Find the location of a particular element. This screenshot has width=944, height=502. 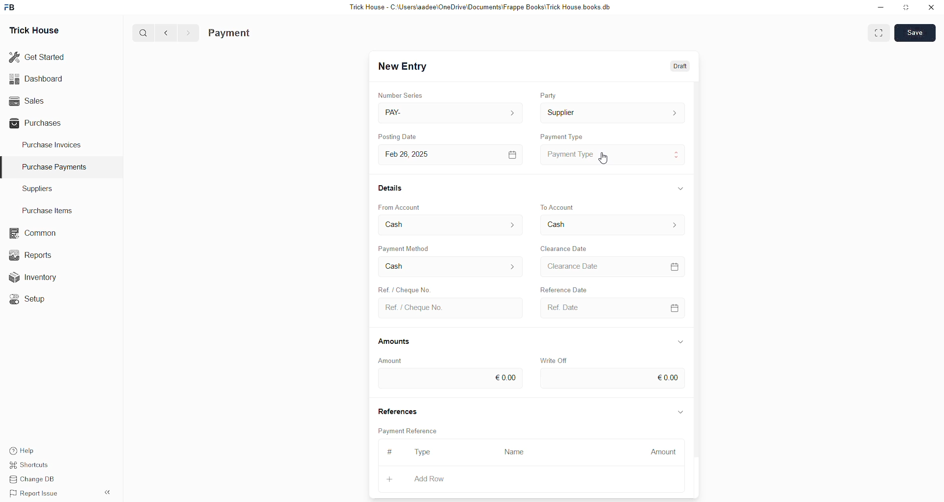

frappebooks logo is located at coordinates (11, 6).